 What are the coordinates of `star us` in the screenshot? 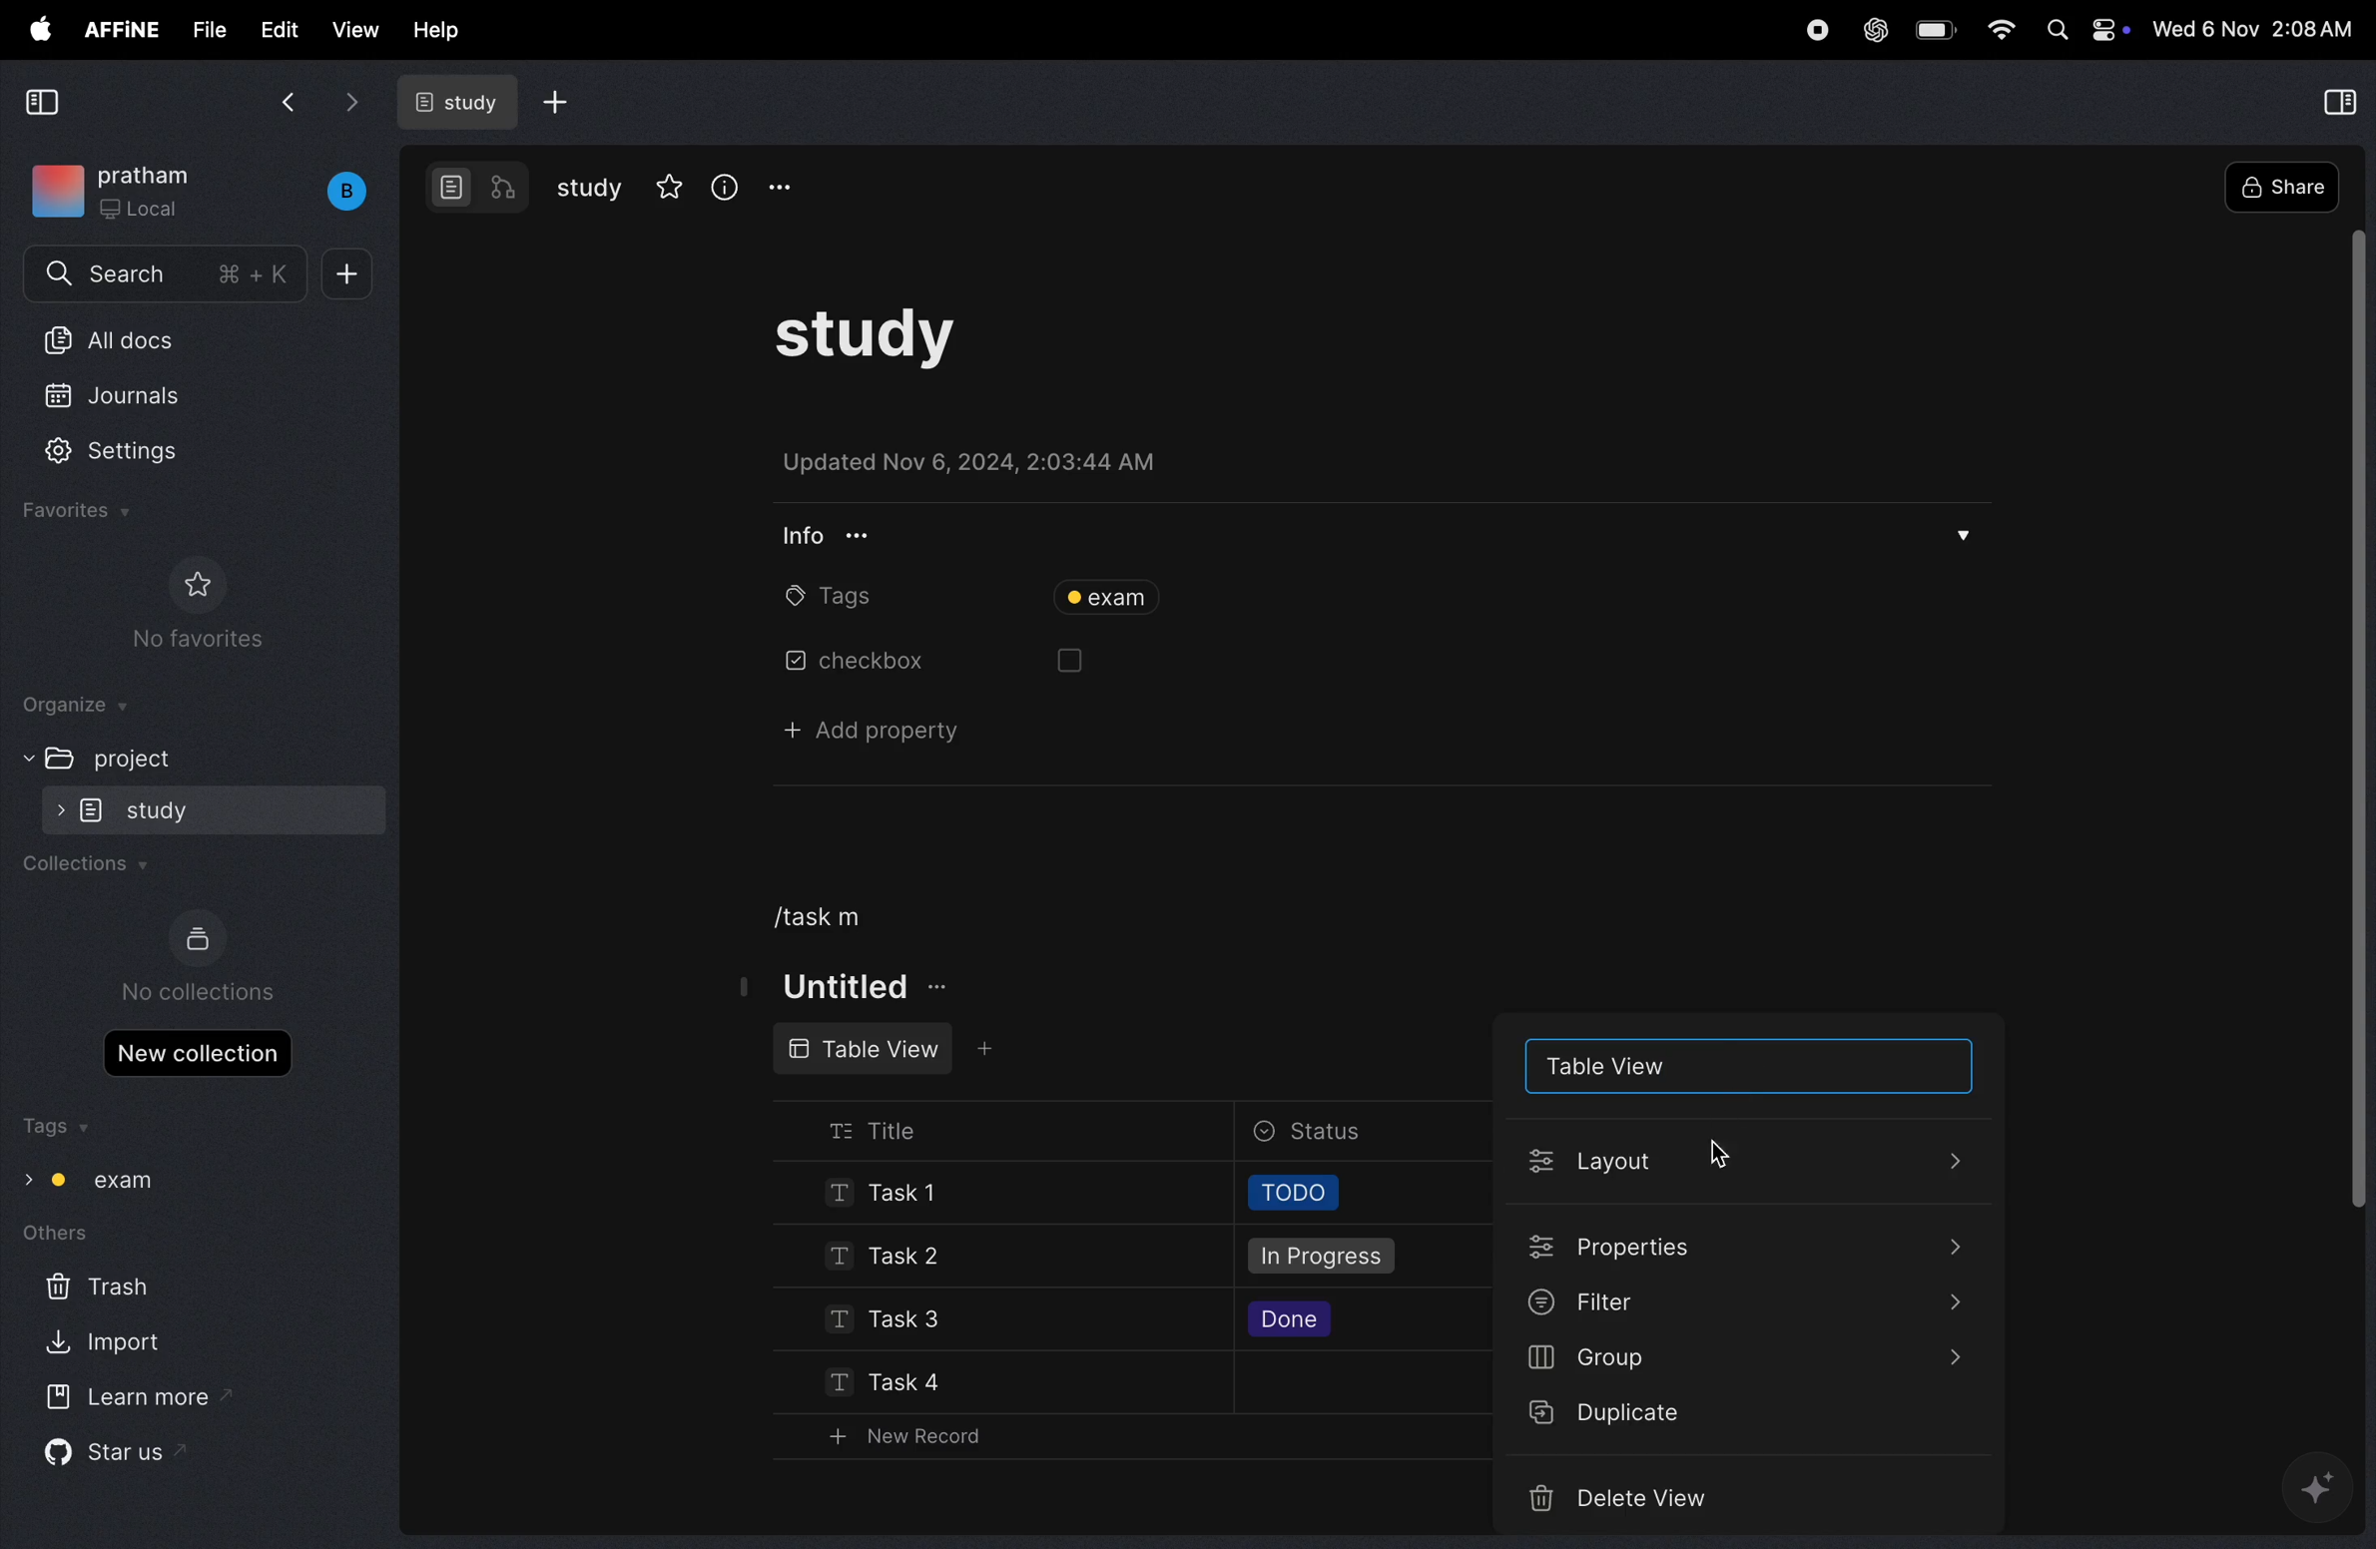 It's located at (111, 1457).